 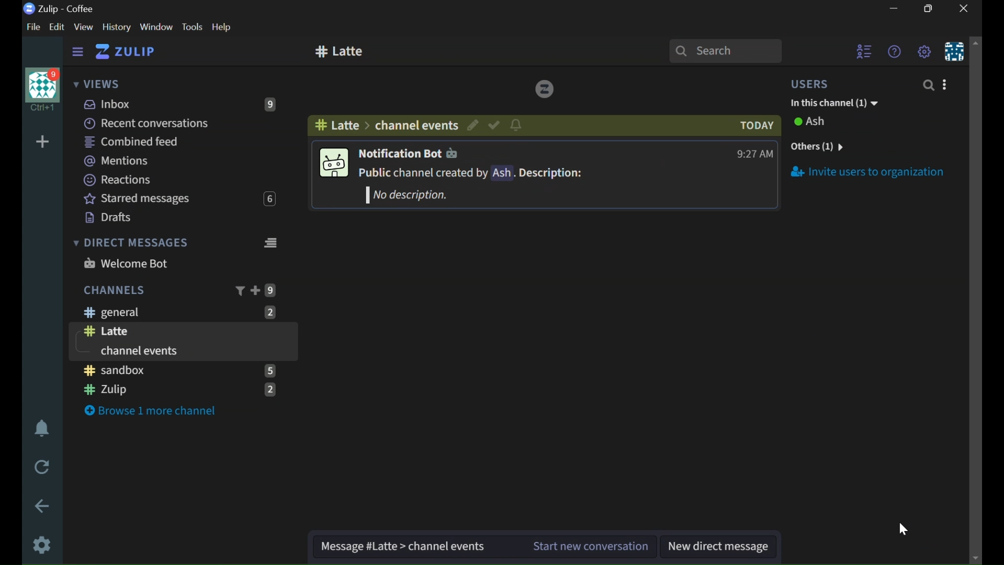 What do you see at coordinates (871, 173) in the screenshot?
I see `Invite users to organization` at bounding box center [871, 173].